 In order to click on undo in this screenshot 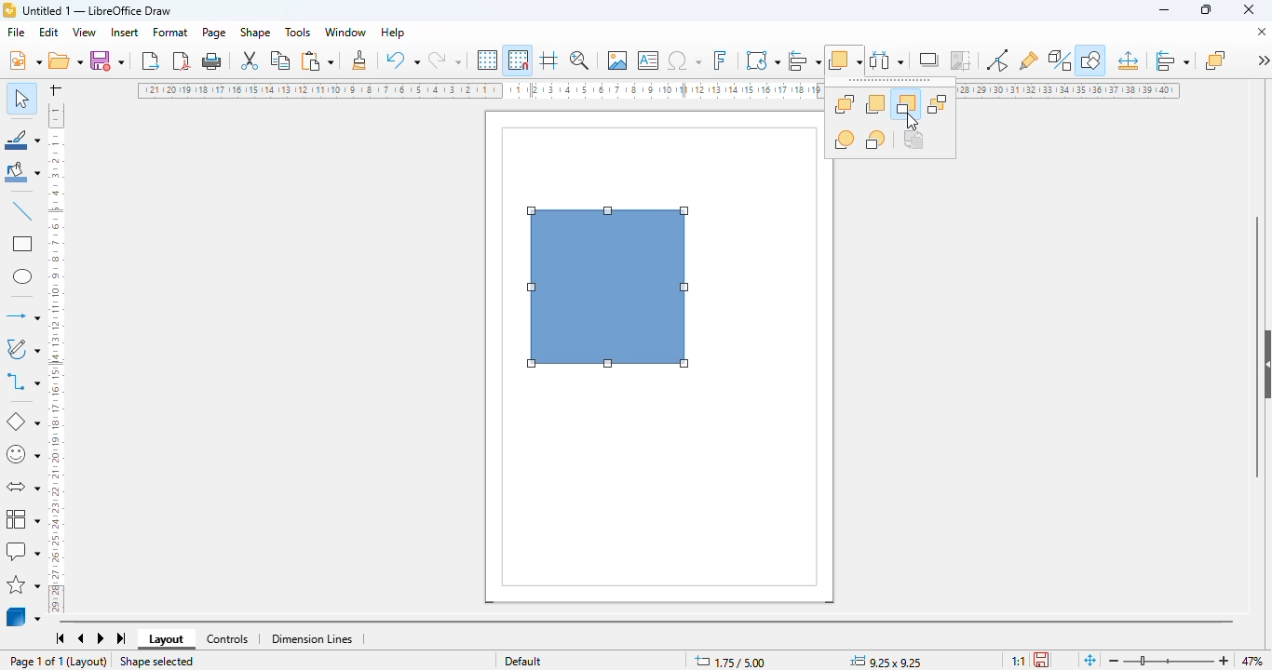, I will do `click(403, 60)`.